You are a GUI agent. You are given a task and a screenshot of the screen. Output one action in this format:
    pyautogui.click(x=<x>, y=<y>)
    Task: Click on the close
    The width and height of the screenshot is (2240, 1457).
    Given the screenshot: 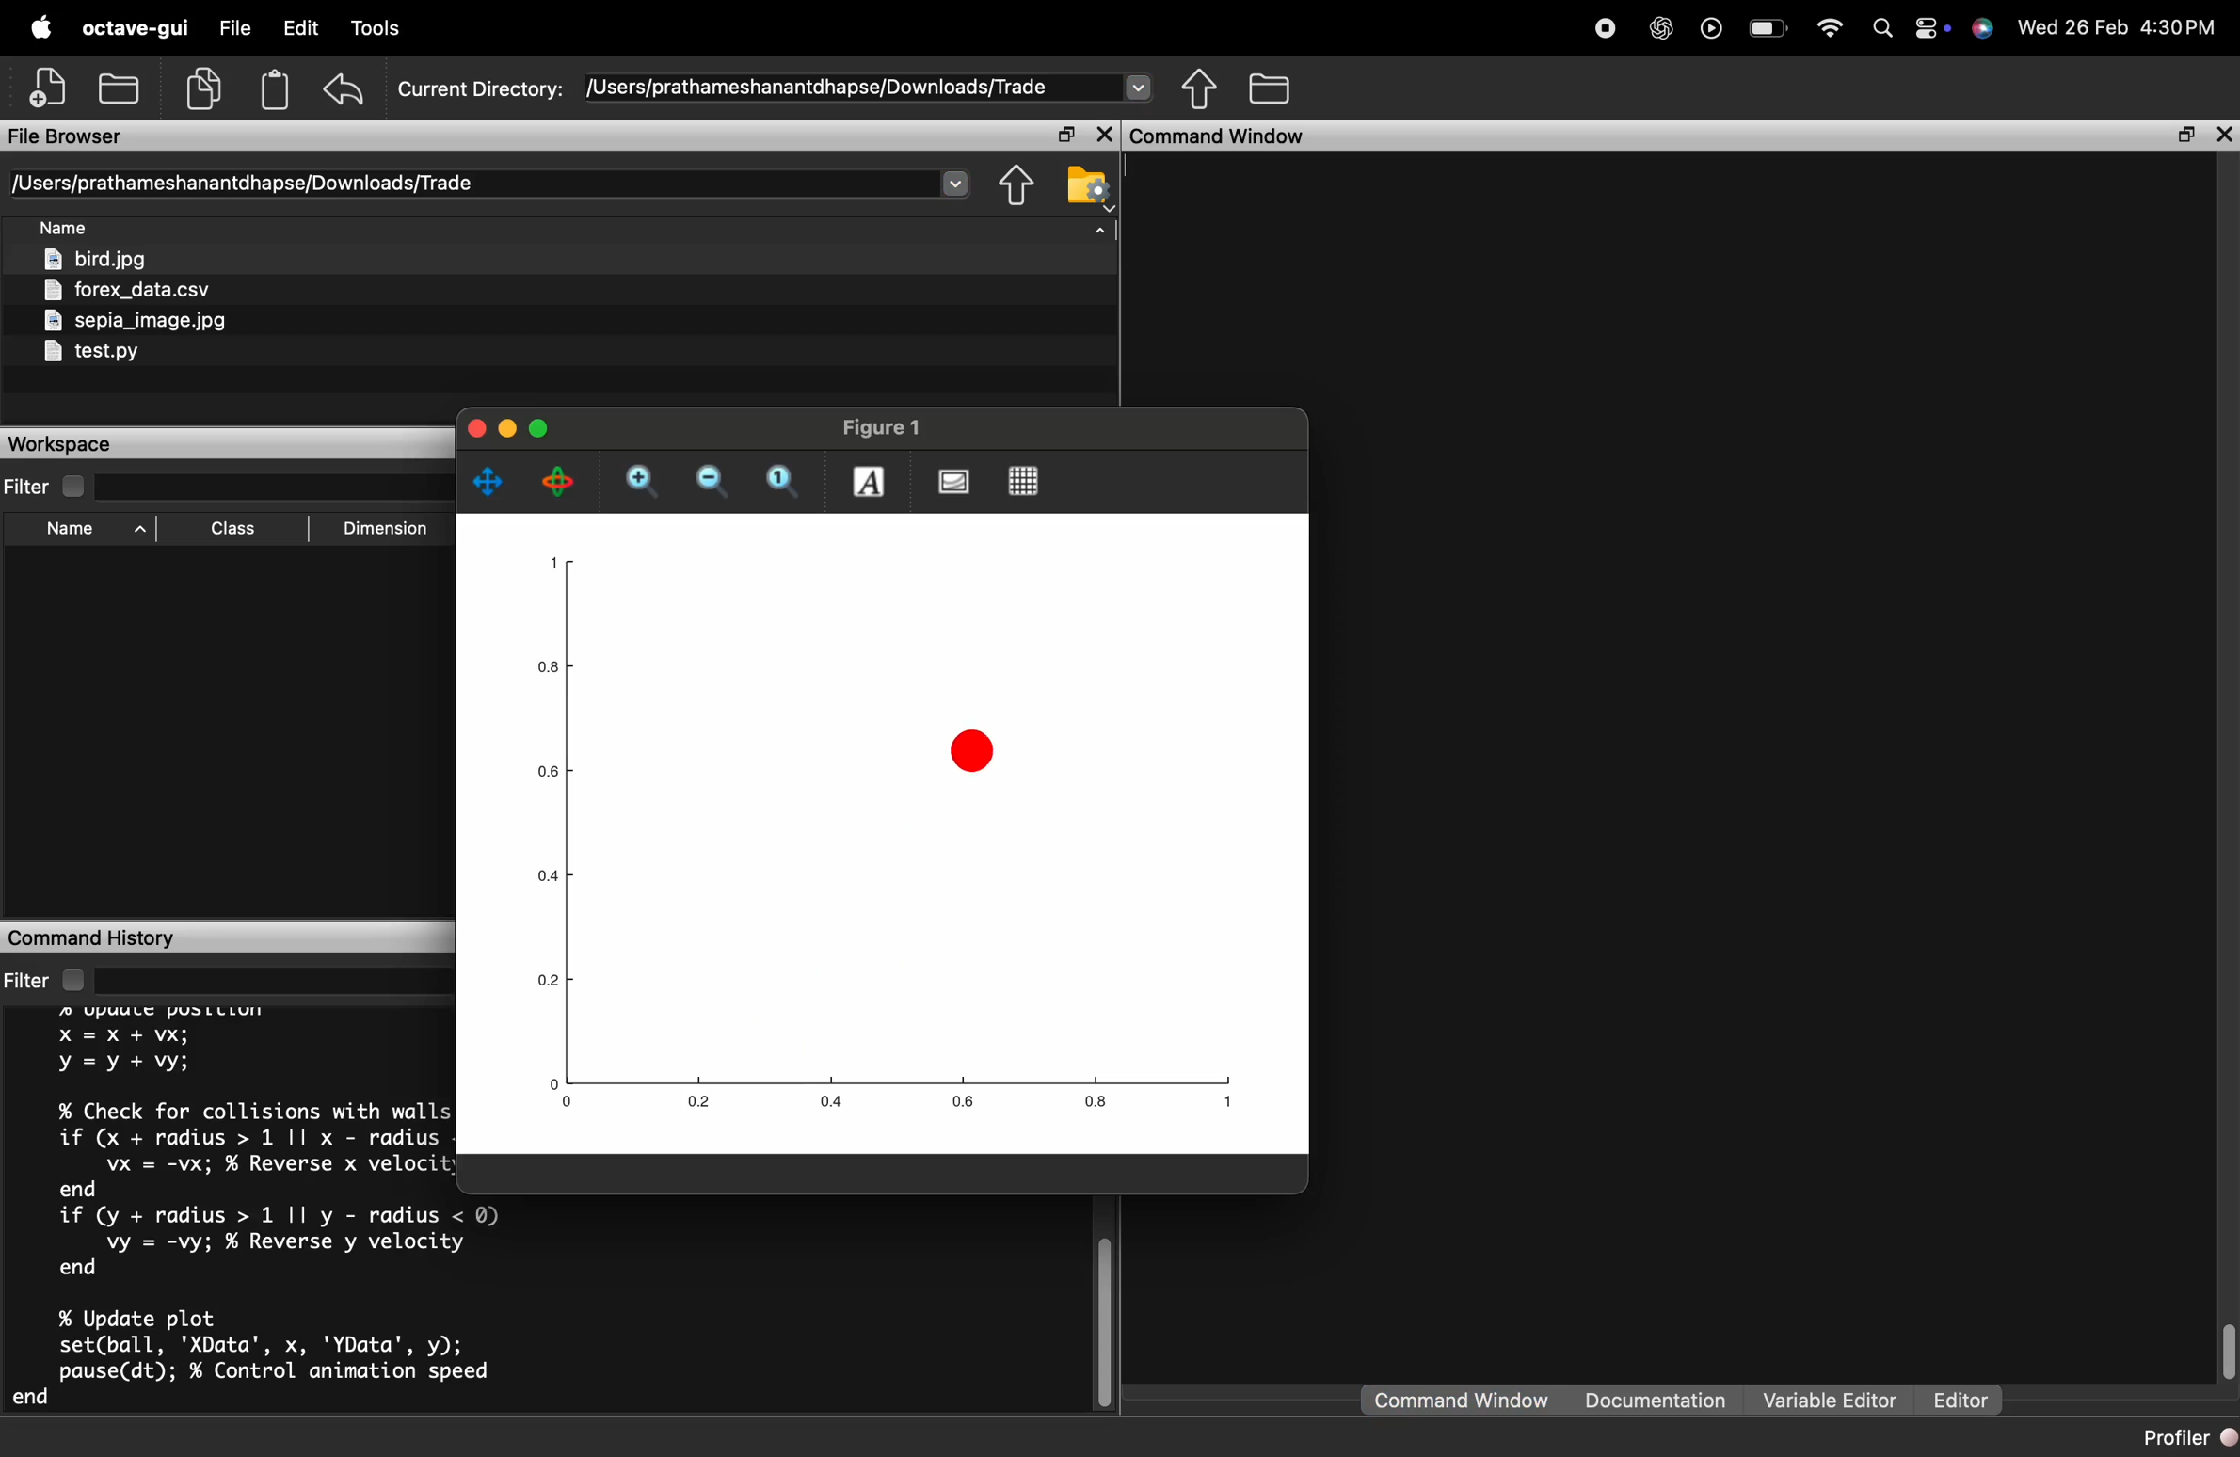 What is the action you would take?
    pyautogui.click(x=2222, y=135)
    